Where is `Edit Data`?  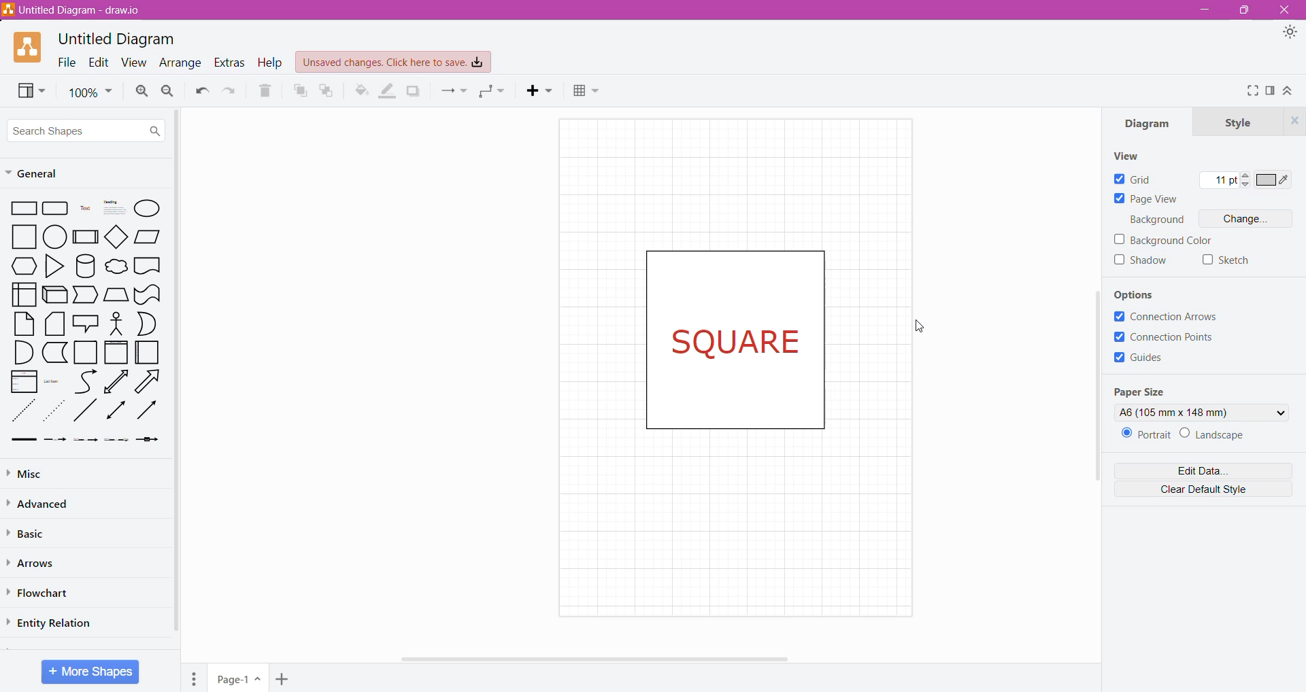
Edit Data is located at coordinates (1205, 468).